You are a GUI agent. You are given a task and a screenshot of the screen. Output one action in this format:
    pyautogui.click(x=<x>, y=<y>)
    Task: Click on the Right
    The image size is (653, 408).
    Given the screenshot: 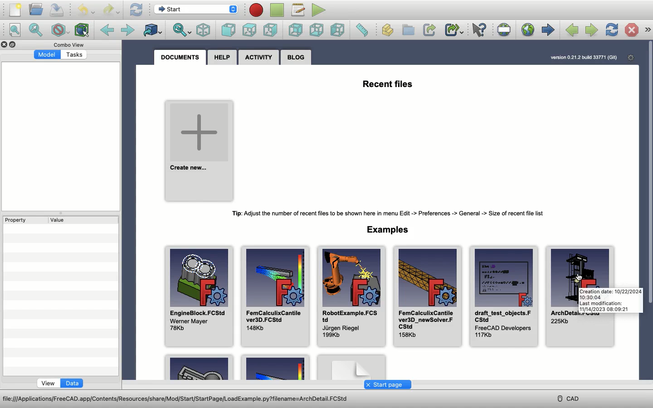 What is the action you would take?
    pyautogui.click(x=272, y=29)
    